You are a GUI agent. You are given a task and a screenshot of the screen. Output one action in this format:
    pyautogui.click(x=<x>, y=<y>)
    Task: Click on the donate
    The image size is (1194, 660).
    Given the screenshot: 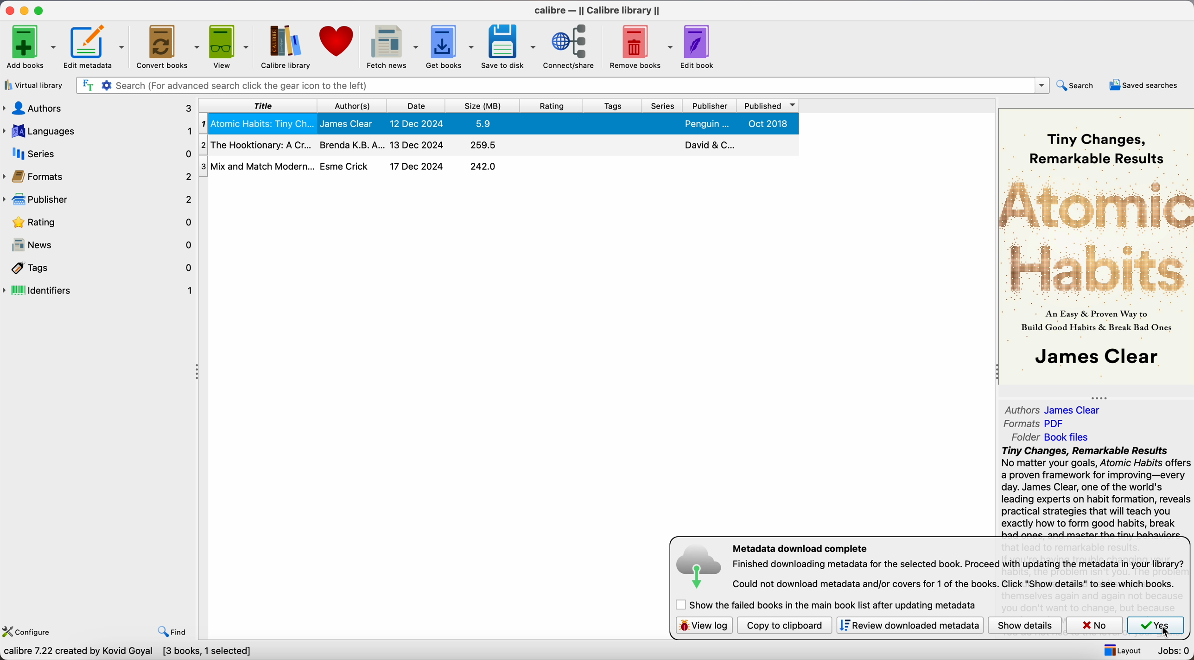 What is the action you would take?
    pyautogui.click(x=339, y=41)
    